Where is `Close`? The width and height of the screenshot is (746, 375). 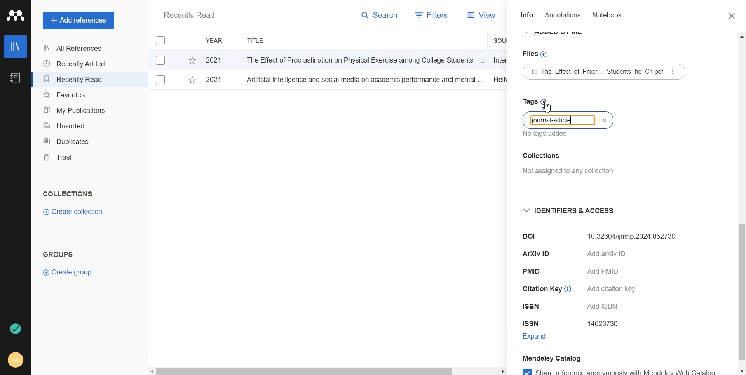
Close is located at coordinates (605, 120).